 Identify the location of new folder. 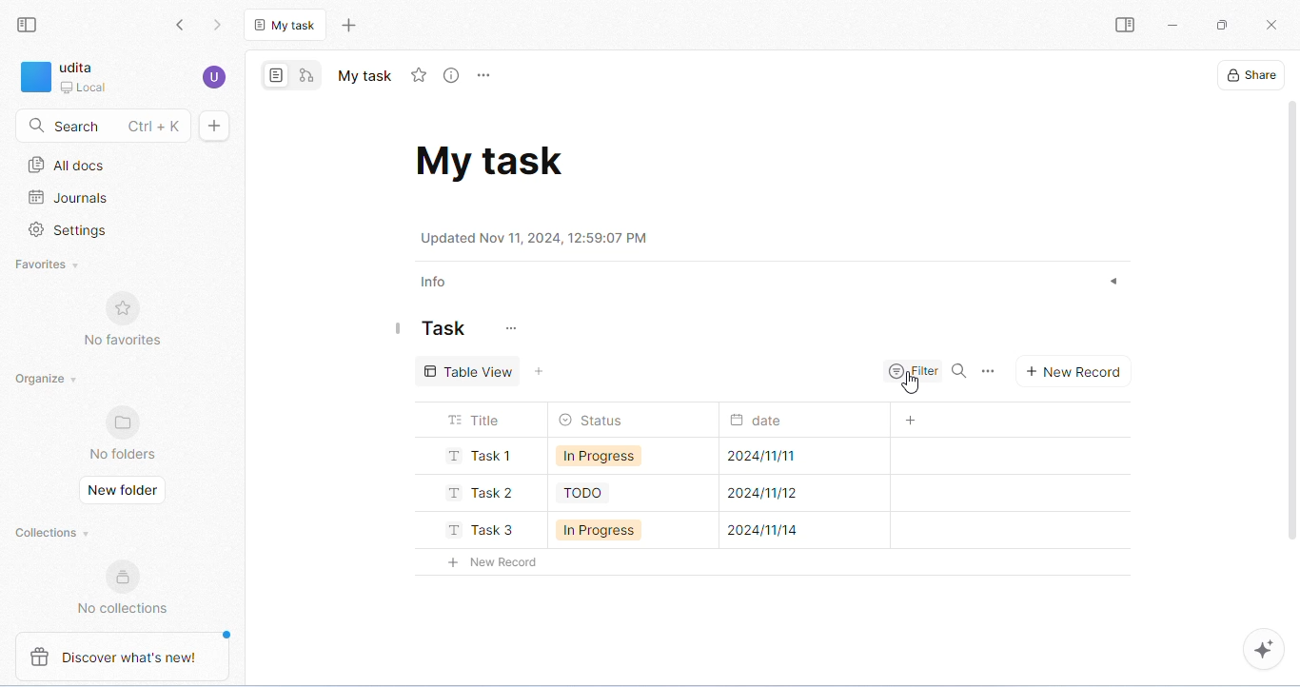
(122, 489).